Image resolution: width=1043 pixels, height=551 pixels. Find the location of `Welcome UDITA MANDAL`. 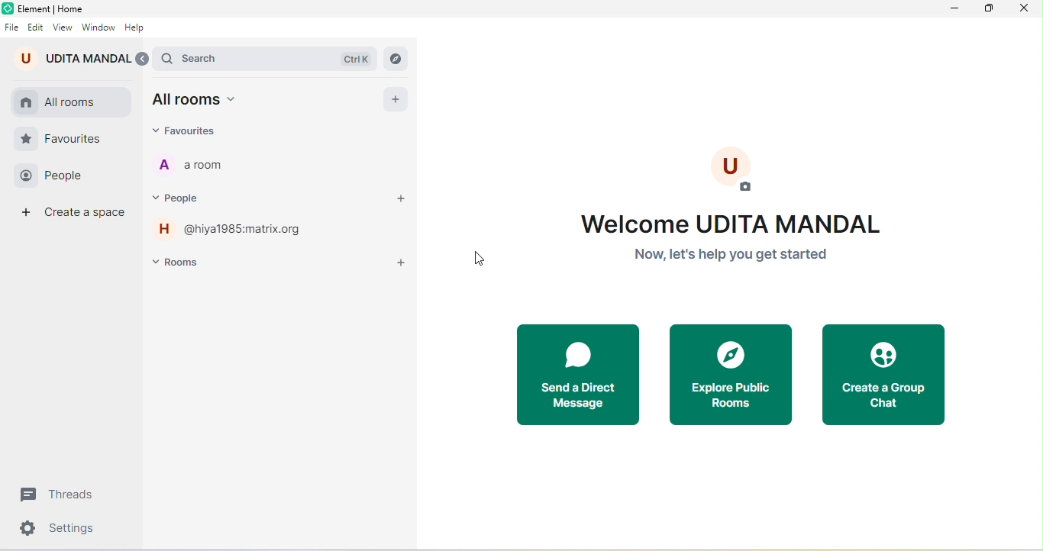

Welcome UDITA MANDAL is located at coordinates (736, 221).